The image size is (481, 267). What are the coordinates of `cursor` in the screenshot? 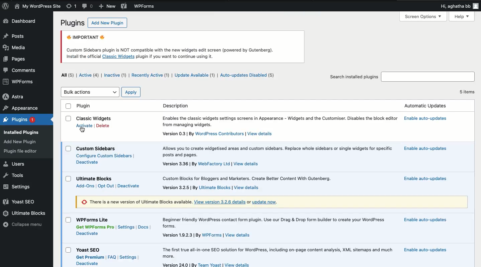 It's located at (83, 129).